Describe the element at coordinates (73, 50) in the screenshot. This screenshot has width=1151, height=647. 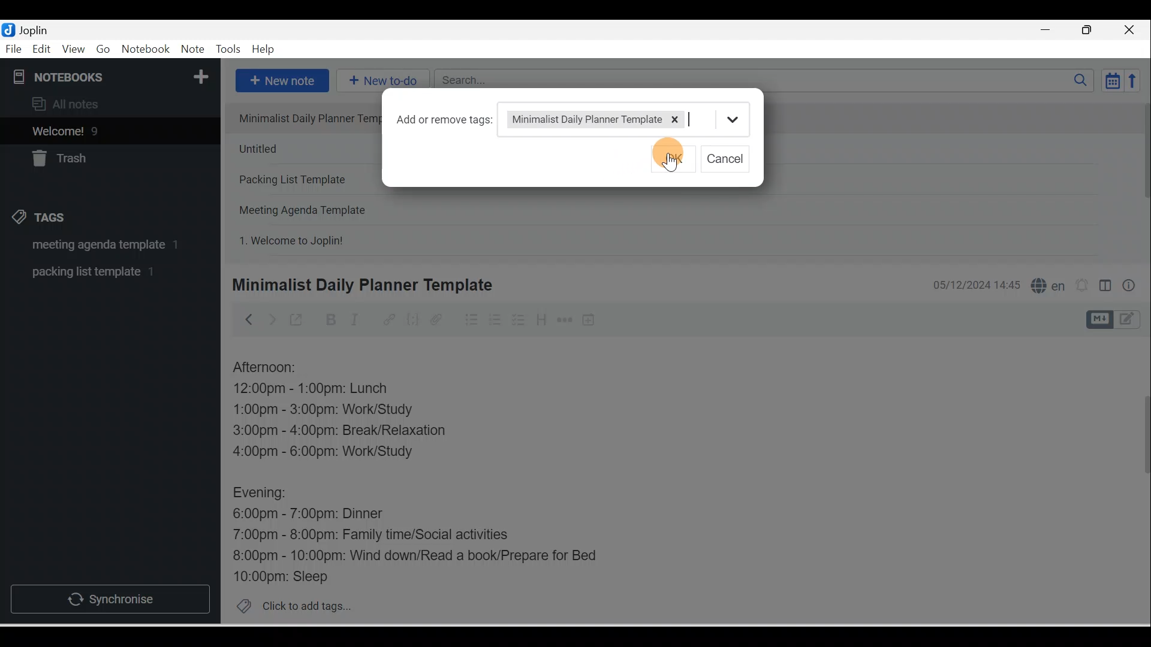
I see `View` at that location.